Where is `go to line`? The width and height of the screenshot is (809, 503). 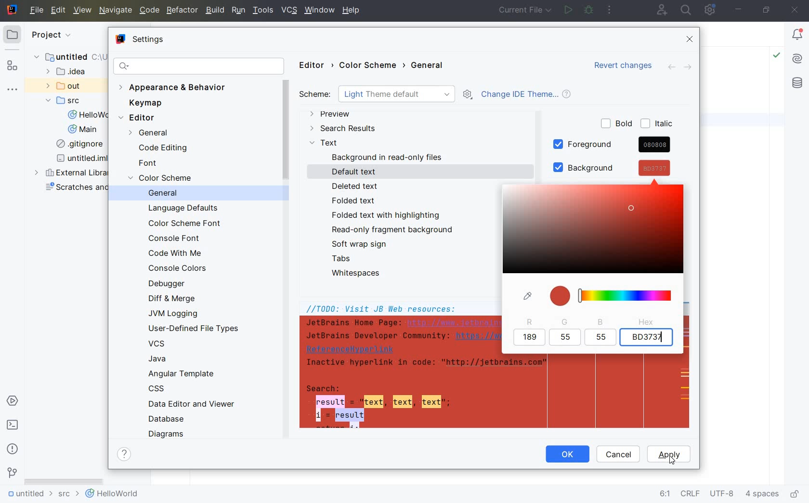 go to line is located at coordinates (664, 494).